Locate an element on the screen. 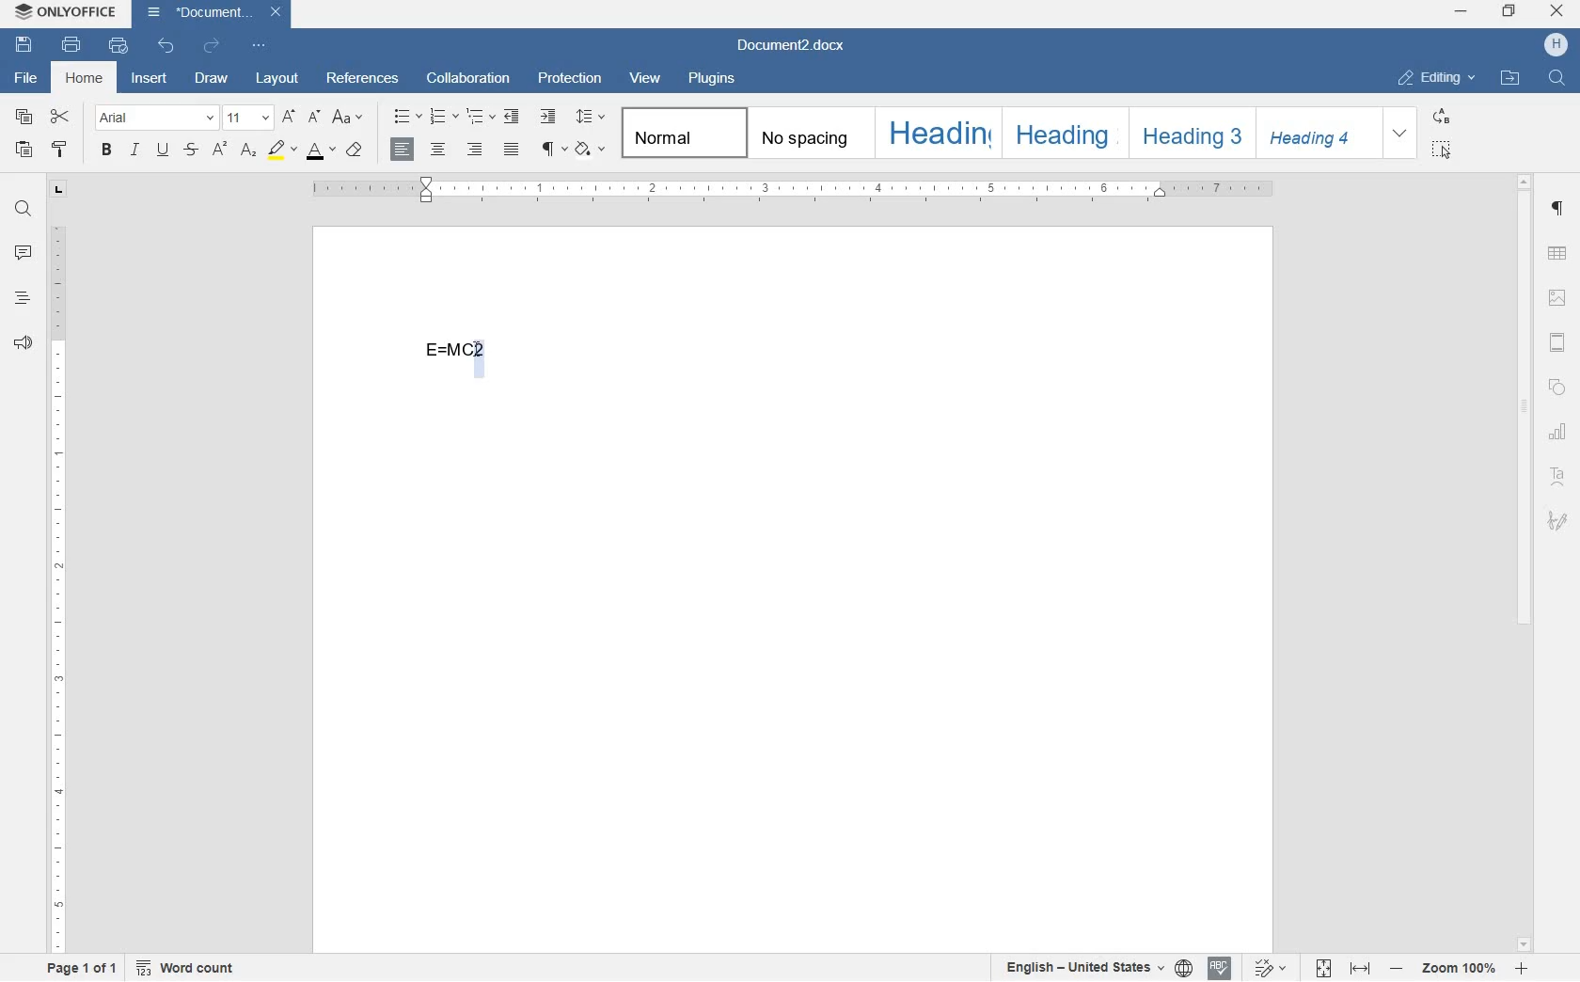  ruler is located at coordinates (59, 587).